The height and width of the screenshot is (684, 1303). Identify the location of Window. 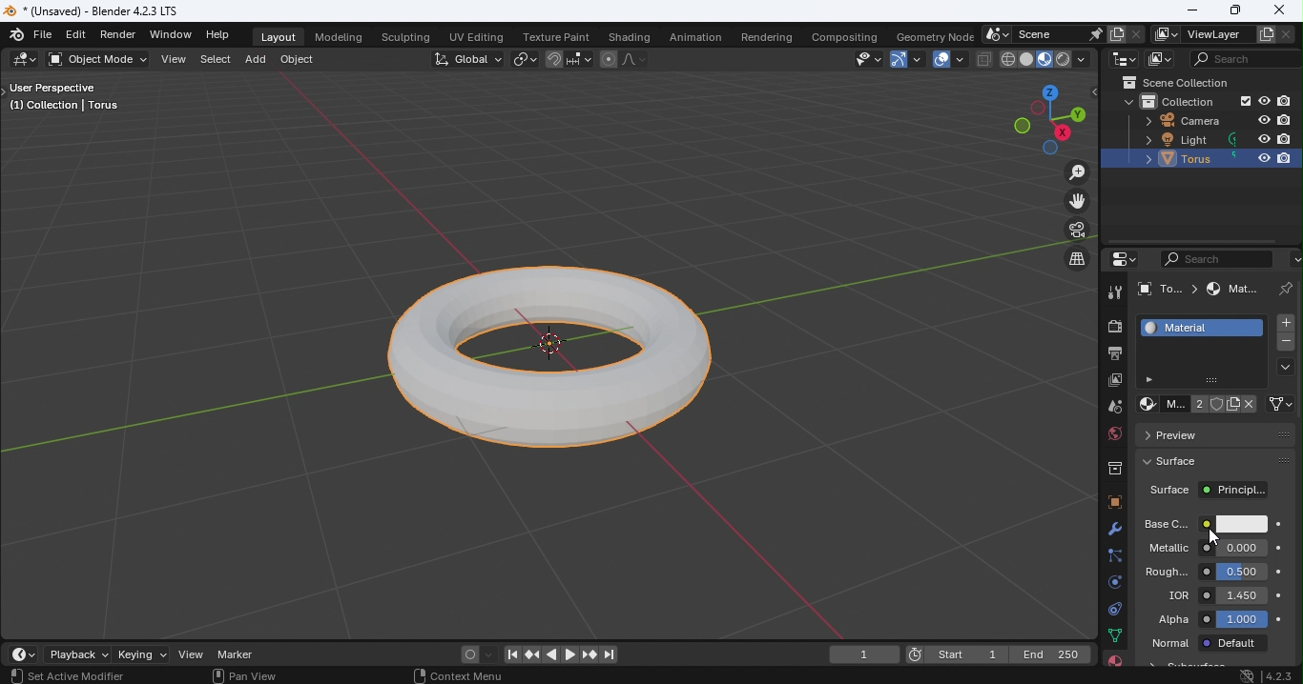
(173, 36).